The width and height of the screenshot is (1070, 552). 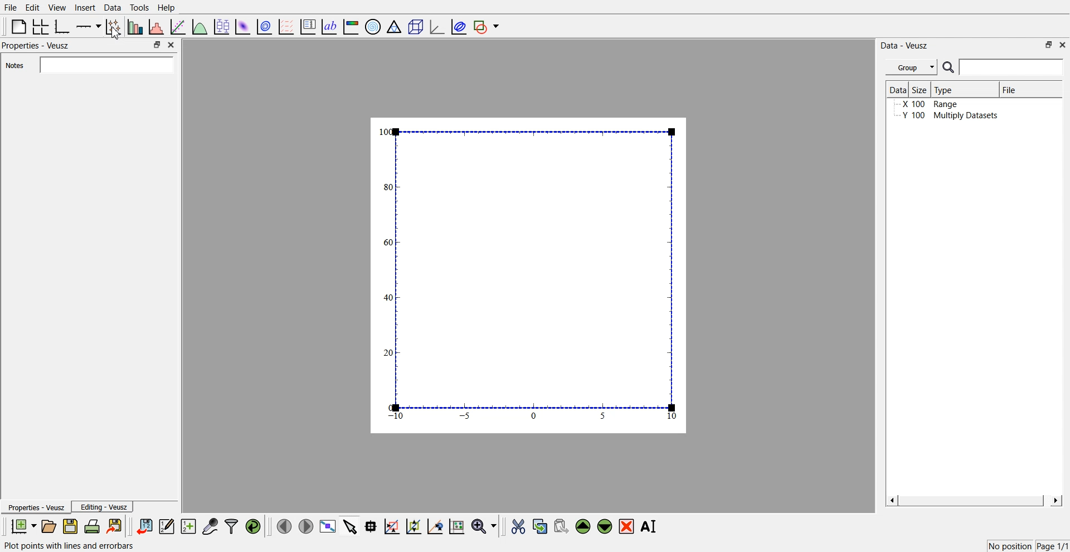 I want to click on minimise or maximise, so click(x=157, y=45).